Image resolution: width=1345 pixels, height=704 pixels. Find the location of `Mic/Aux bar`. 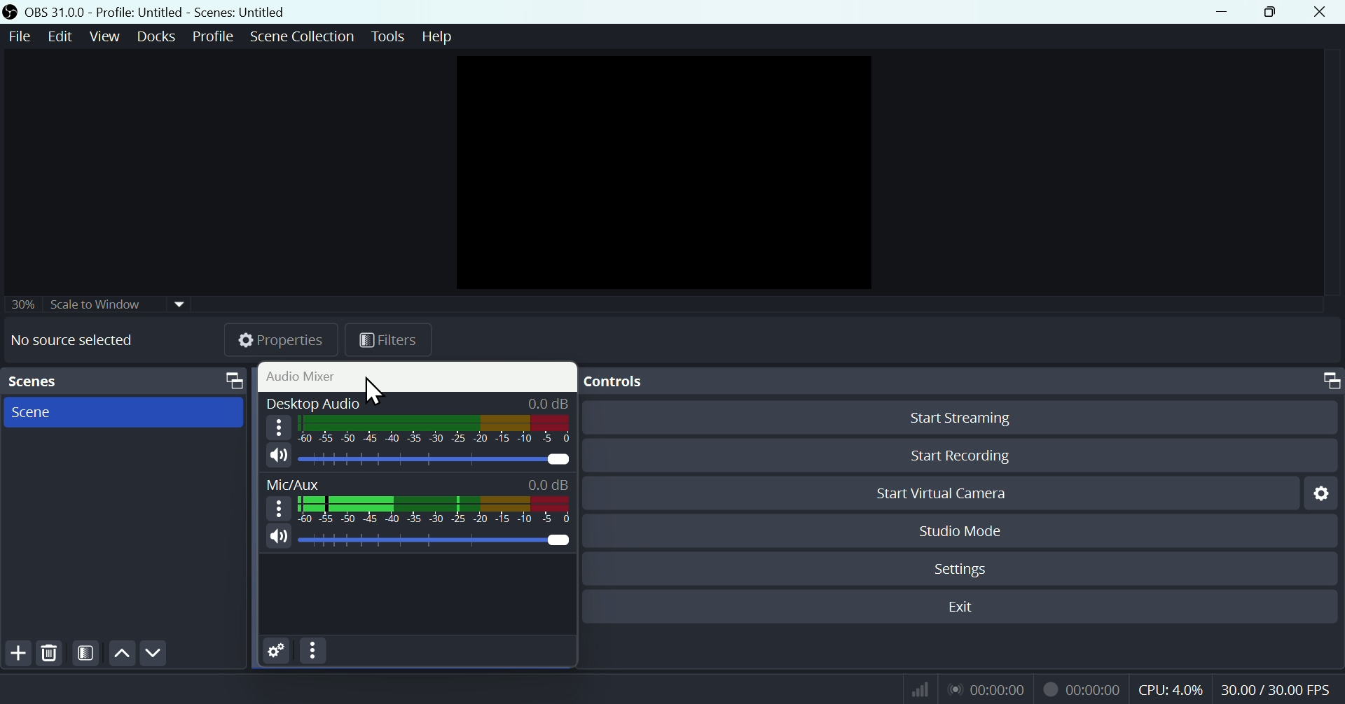

Mic/Aux bar is located at coordinates (434, 508).